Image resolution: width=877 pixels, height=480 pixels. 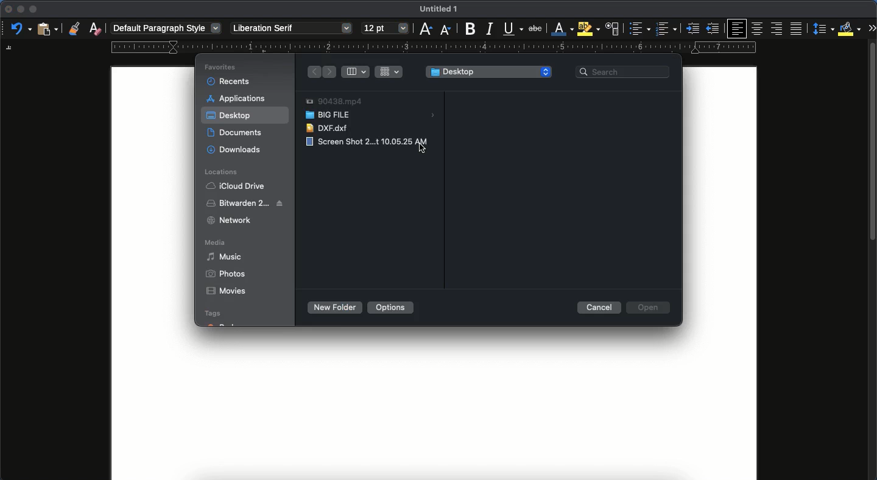 I want to click on paragraph spacing, so click(x=825, y=30).